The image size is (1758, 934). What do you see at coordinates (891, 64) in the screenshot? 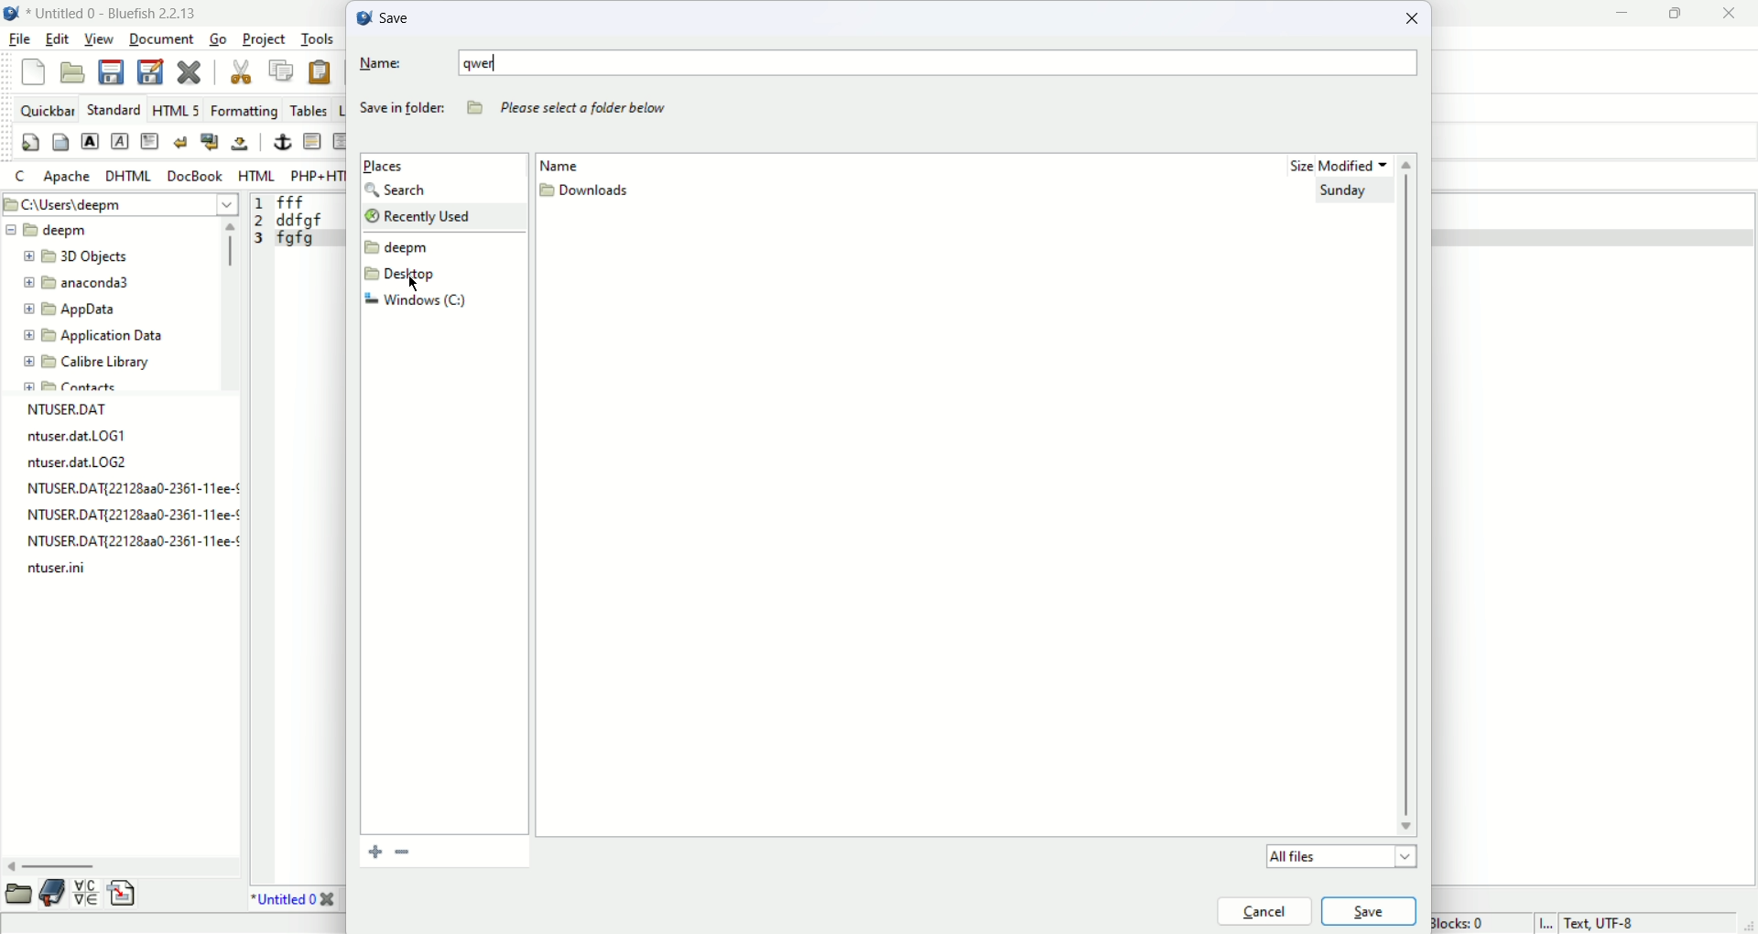
I see `name` at bounding box center [891, 64].